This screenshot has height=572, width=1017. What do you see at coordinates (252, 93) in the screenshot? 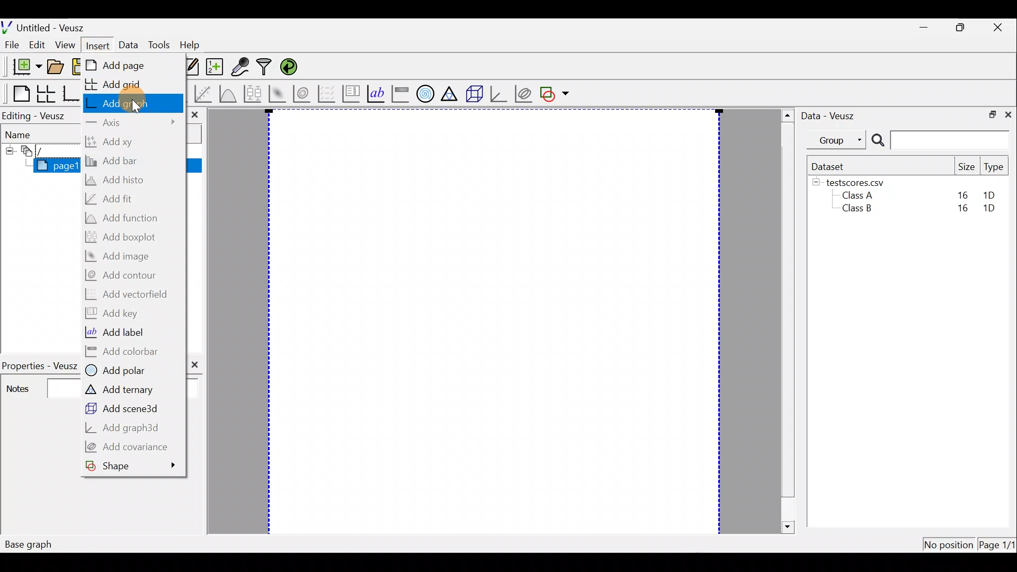
I see `Plot box plots` at bounding box center [252, 93].